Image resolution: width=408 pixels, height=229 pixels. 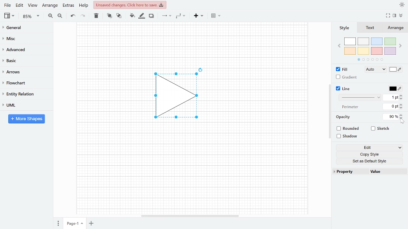 I want to click on Triangle, so click(x=179, y=98).